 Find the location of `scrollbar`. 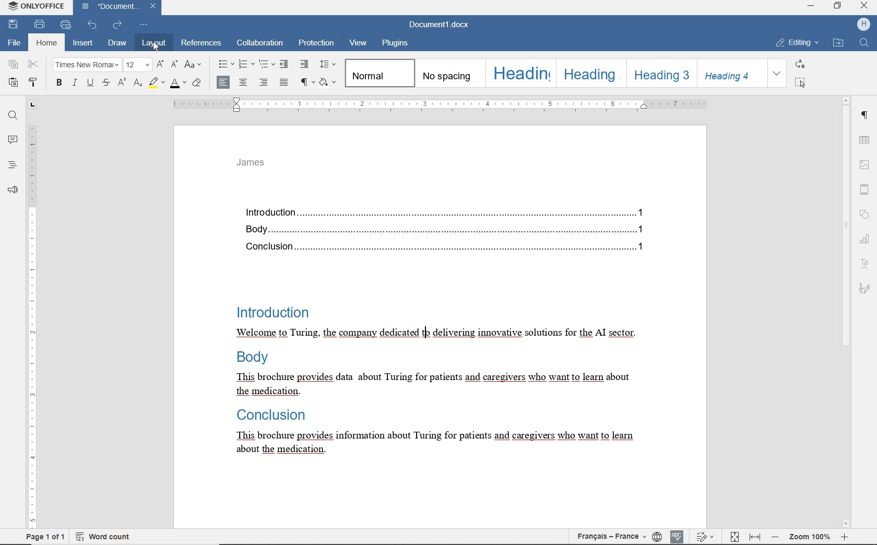

scrollbar is located at coordinates (845, 311).